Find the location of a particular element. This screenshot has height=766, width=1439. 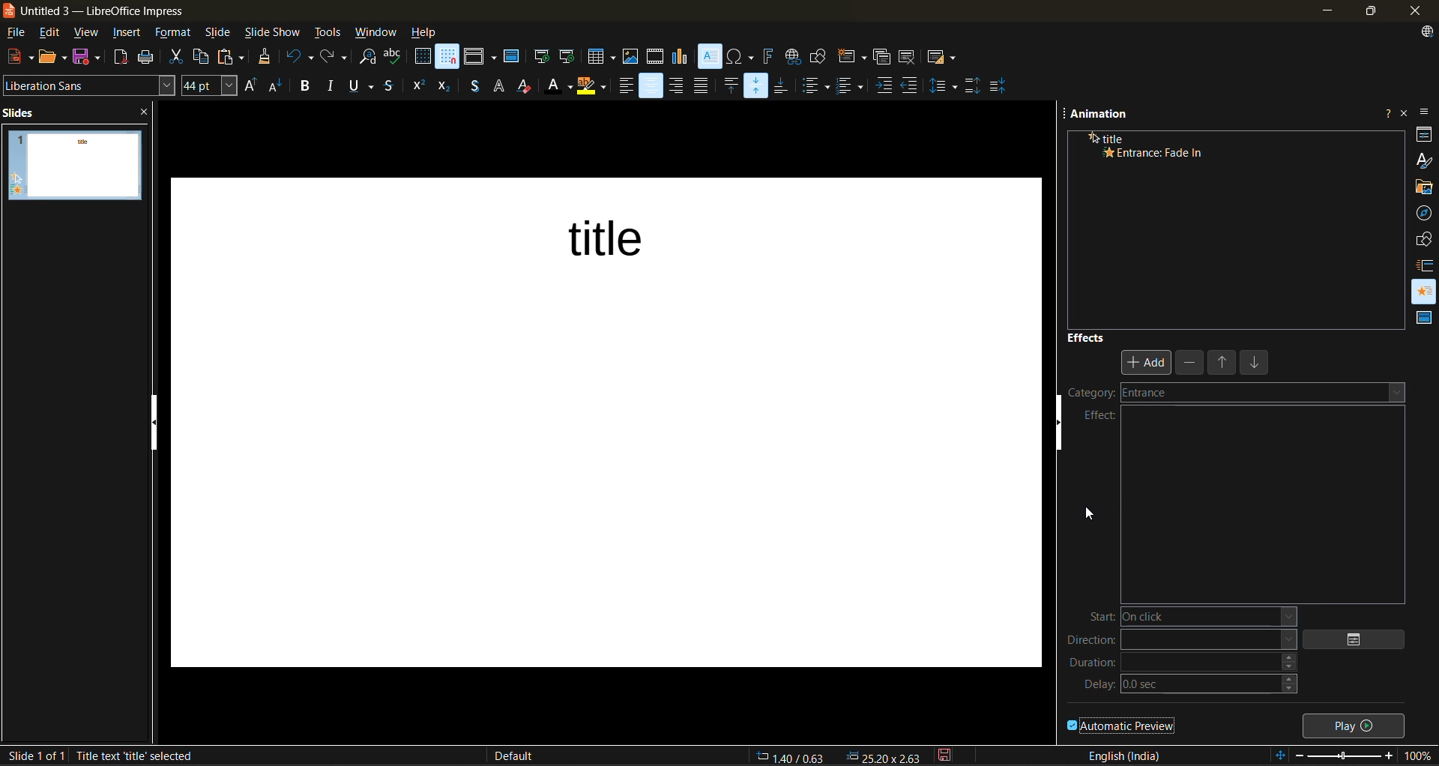

view is located at coordinates (89, 34).